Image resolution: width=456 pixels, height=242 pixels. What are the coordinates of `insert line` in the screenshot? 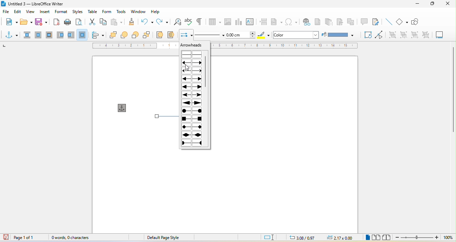 It's located at (389, 22).